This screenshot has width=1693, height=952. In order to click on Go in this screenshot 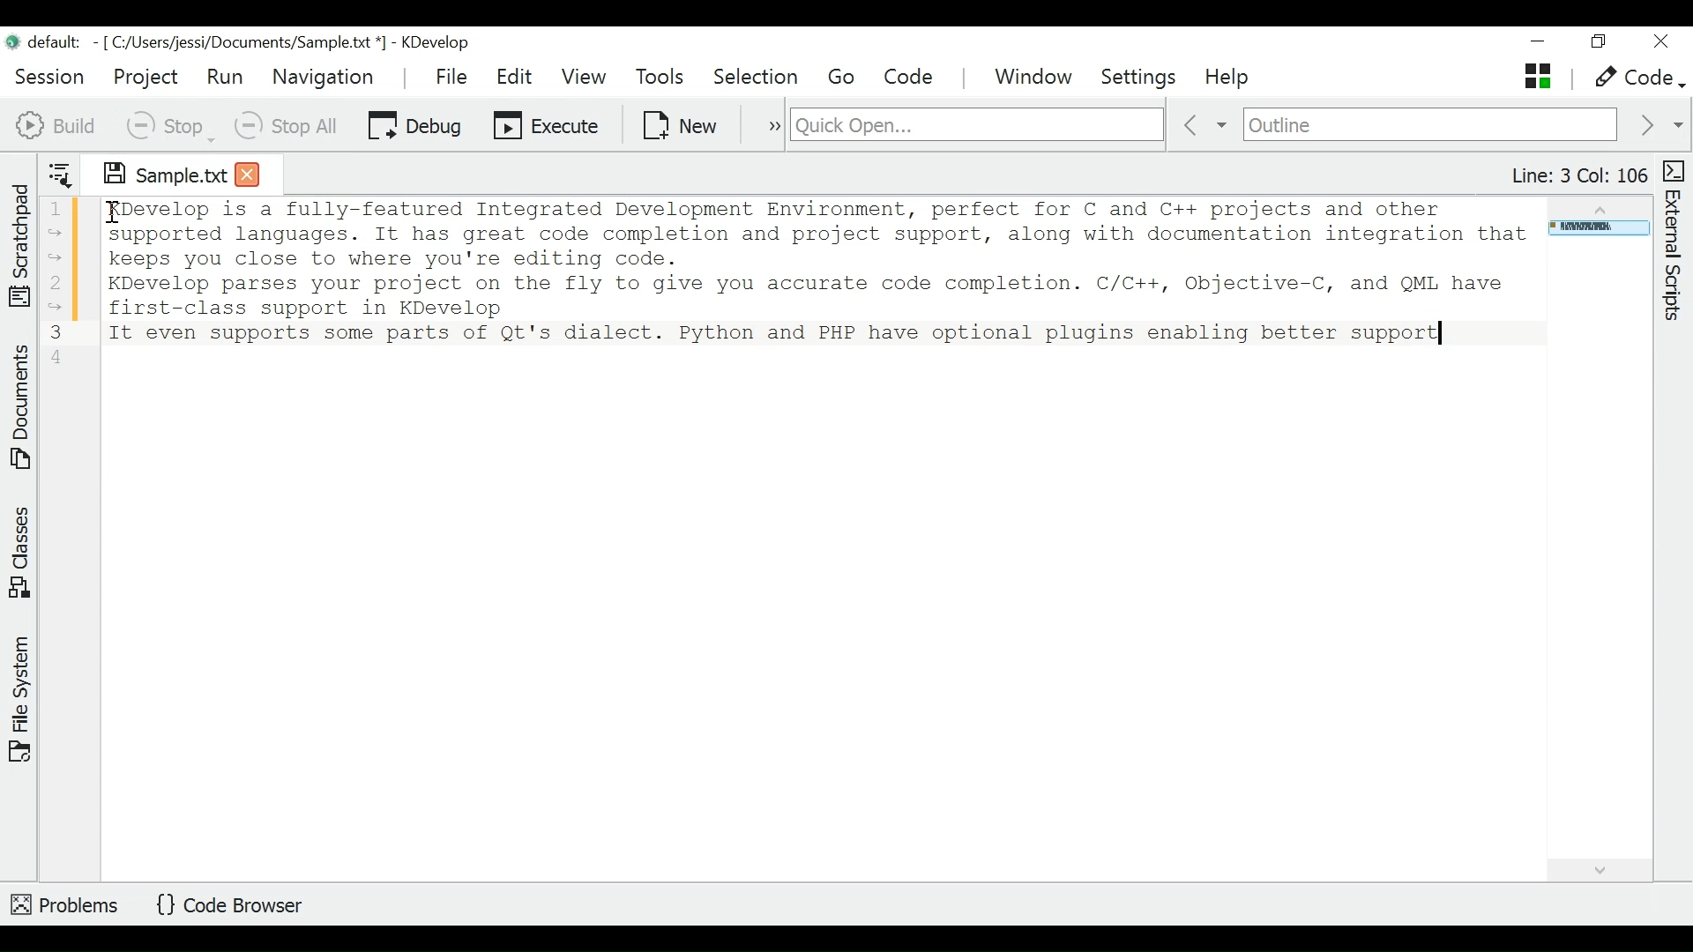, I will do `click(845, 78)`.